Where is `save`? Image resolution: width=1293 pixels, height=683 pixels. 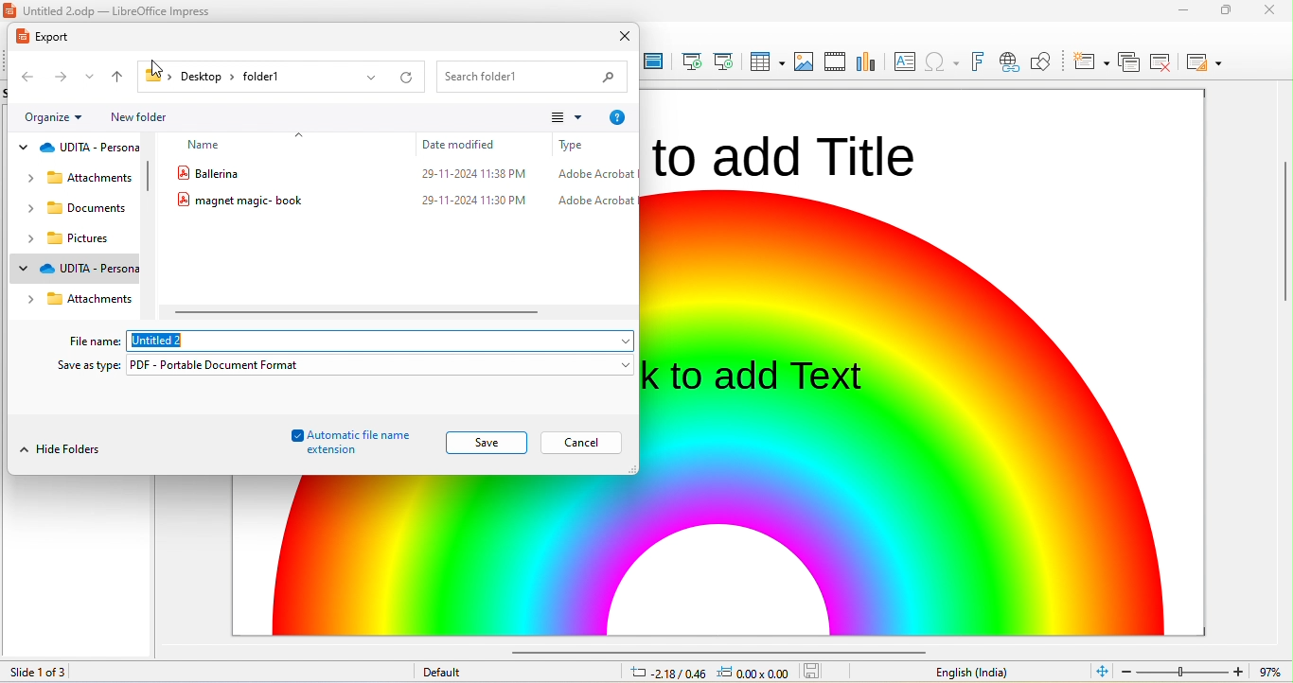
save is located at coordinates (813, 671).